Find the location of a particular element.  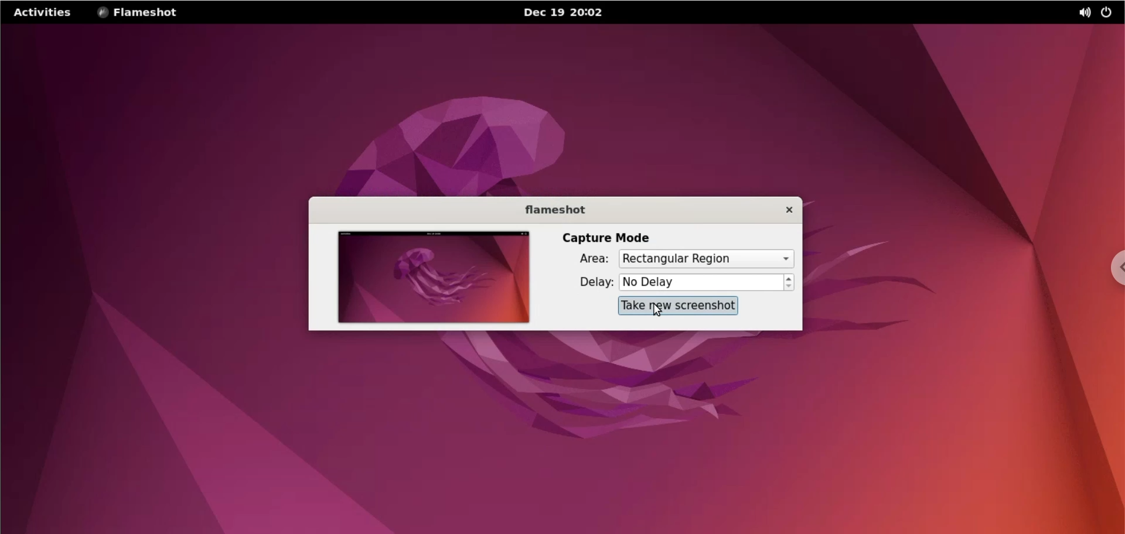

sound settings options is located at coordinates (1082, 13).